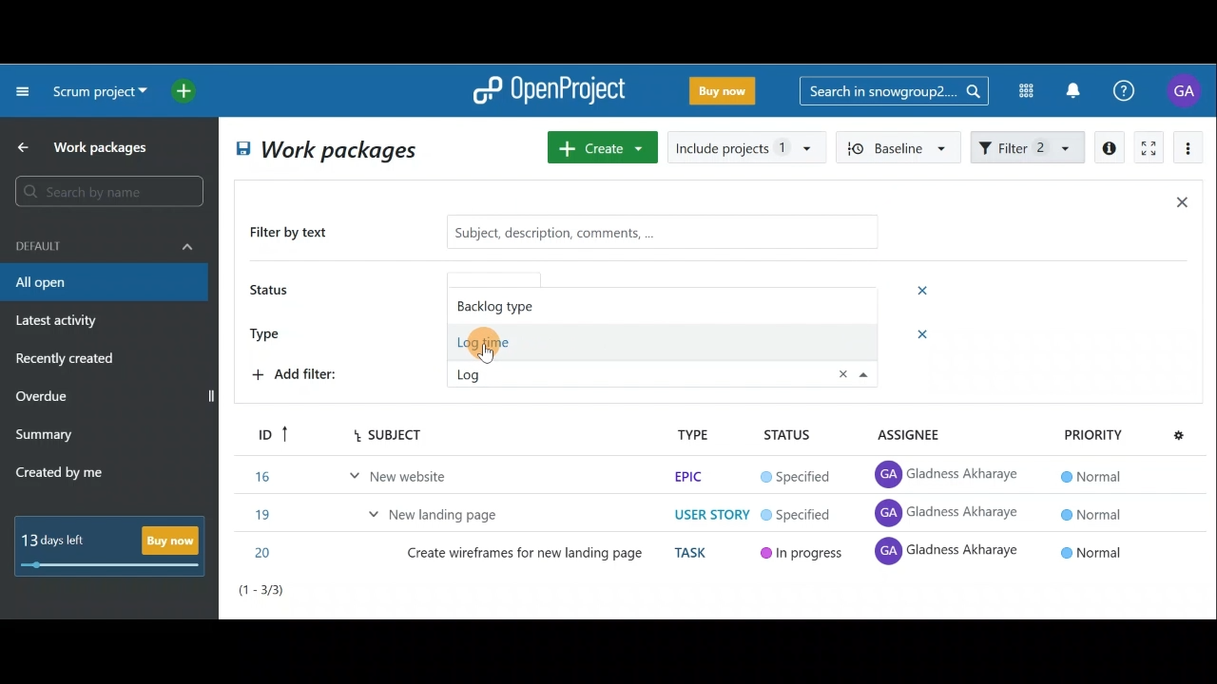 The height and width of the screenshot is (684, 1217). Describe the element at coordinates (68, 361) in the screenshot. I see `Recently created` at that location.